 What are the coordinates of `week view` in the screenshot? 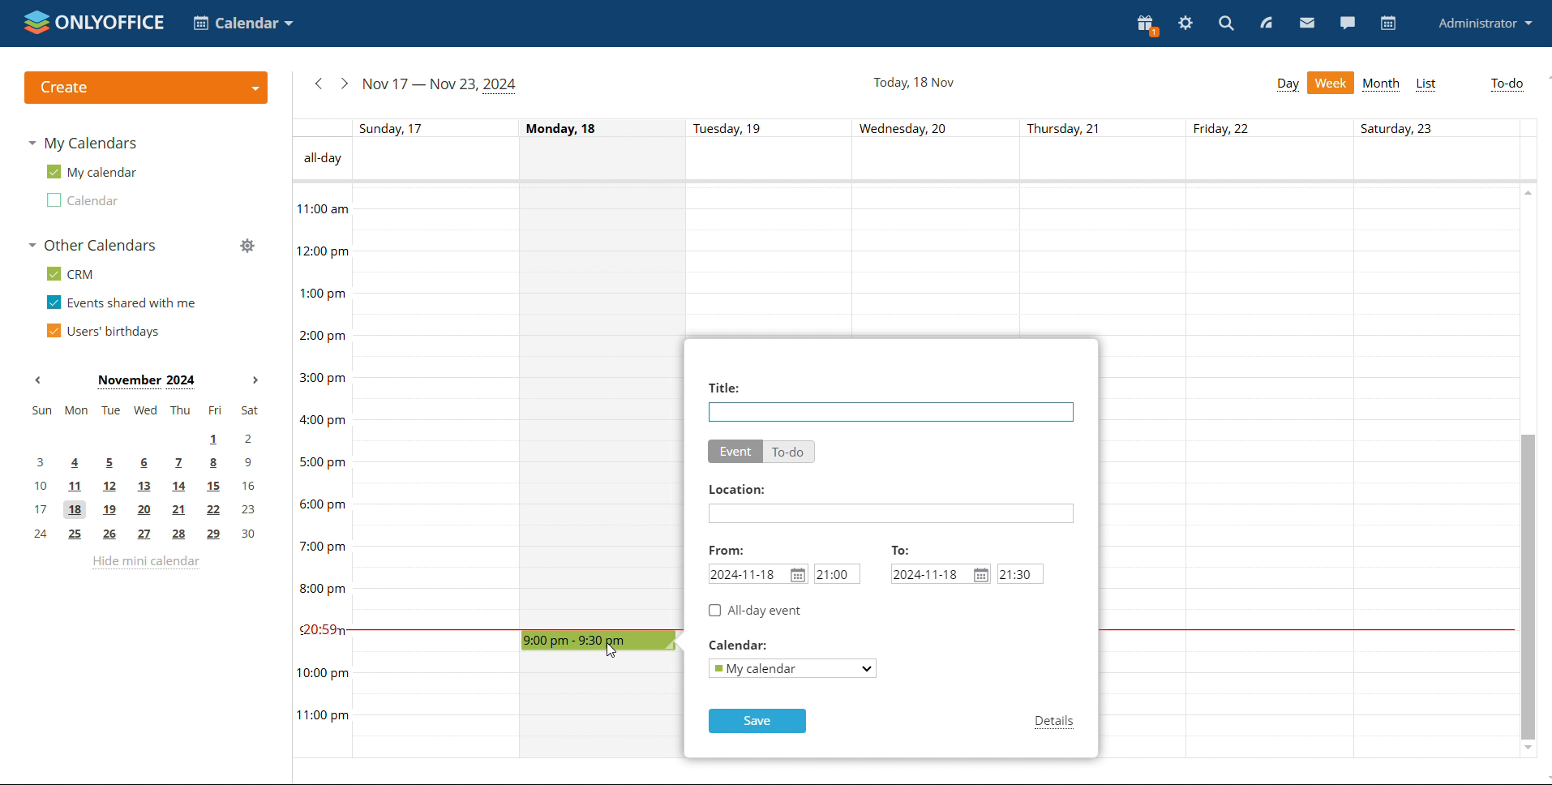 It's located at (1332, 83).